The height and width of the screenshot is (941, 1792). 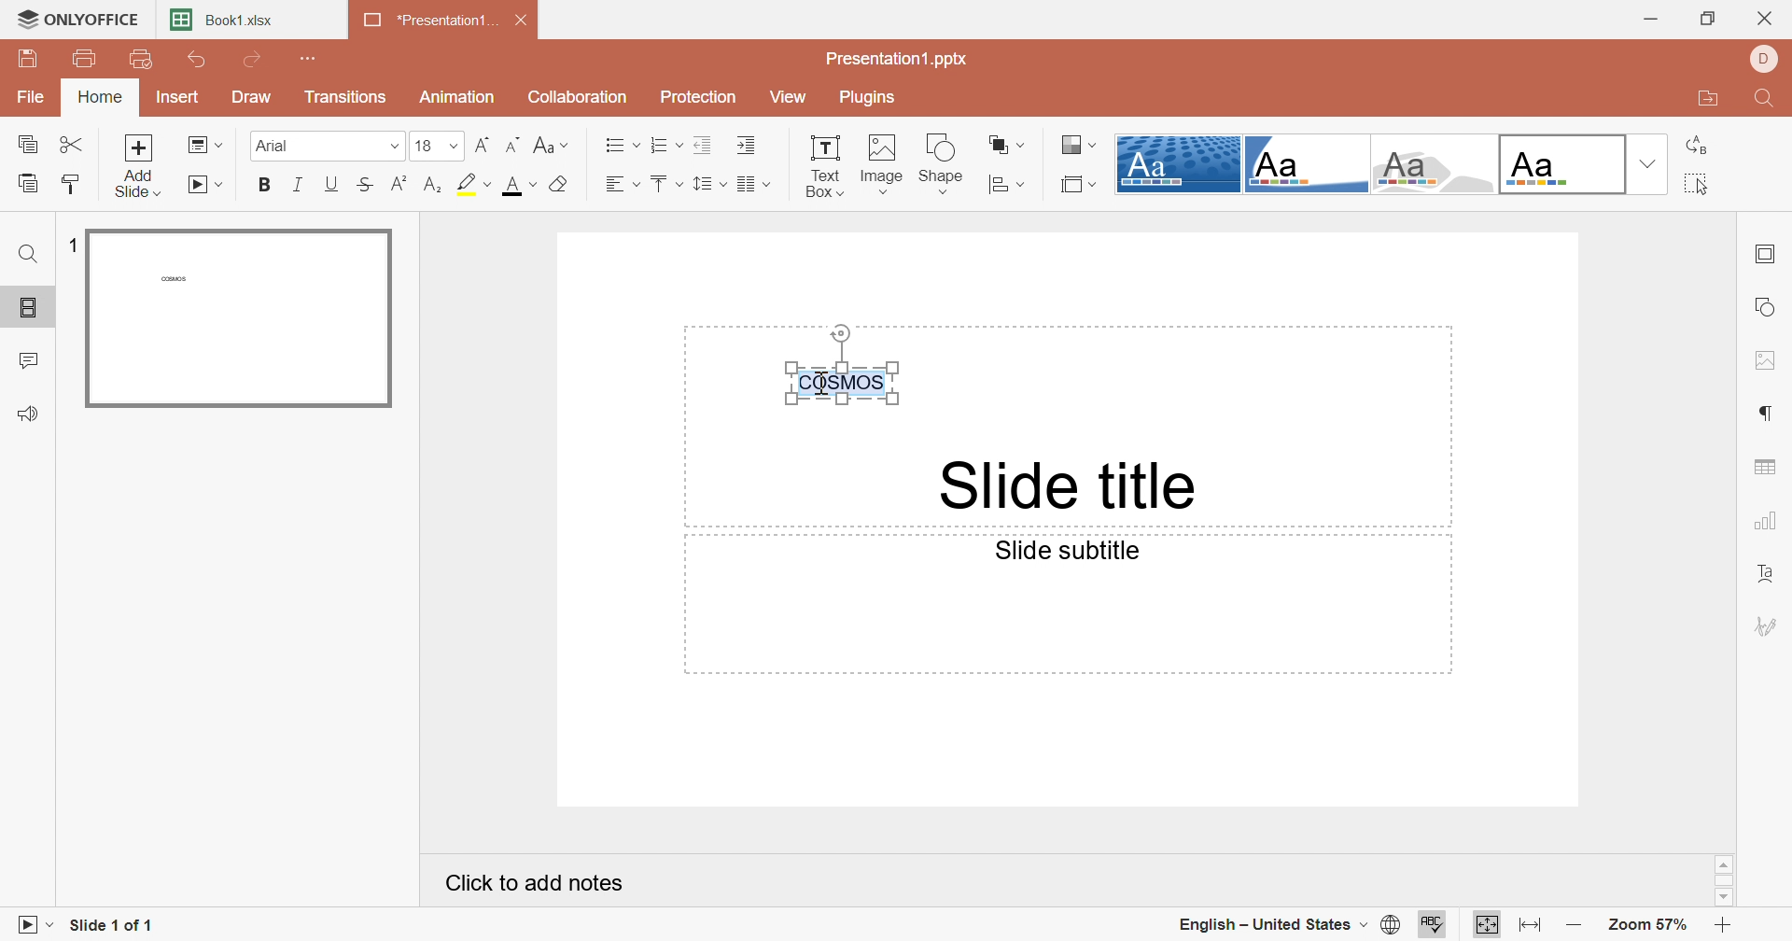 What do you see at coordinates (1434, 165) in the screenshot?
I see `Turtle` at bounding box center [1434, 165].